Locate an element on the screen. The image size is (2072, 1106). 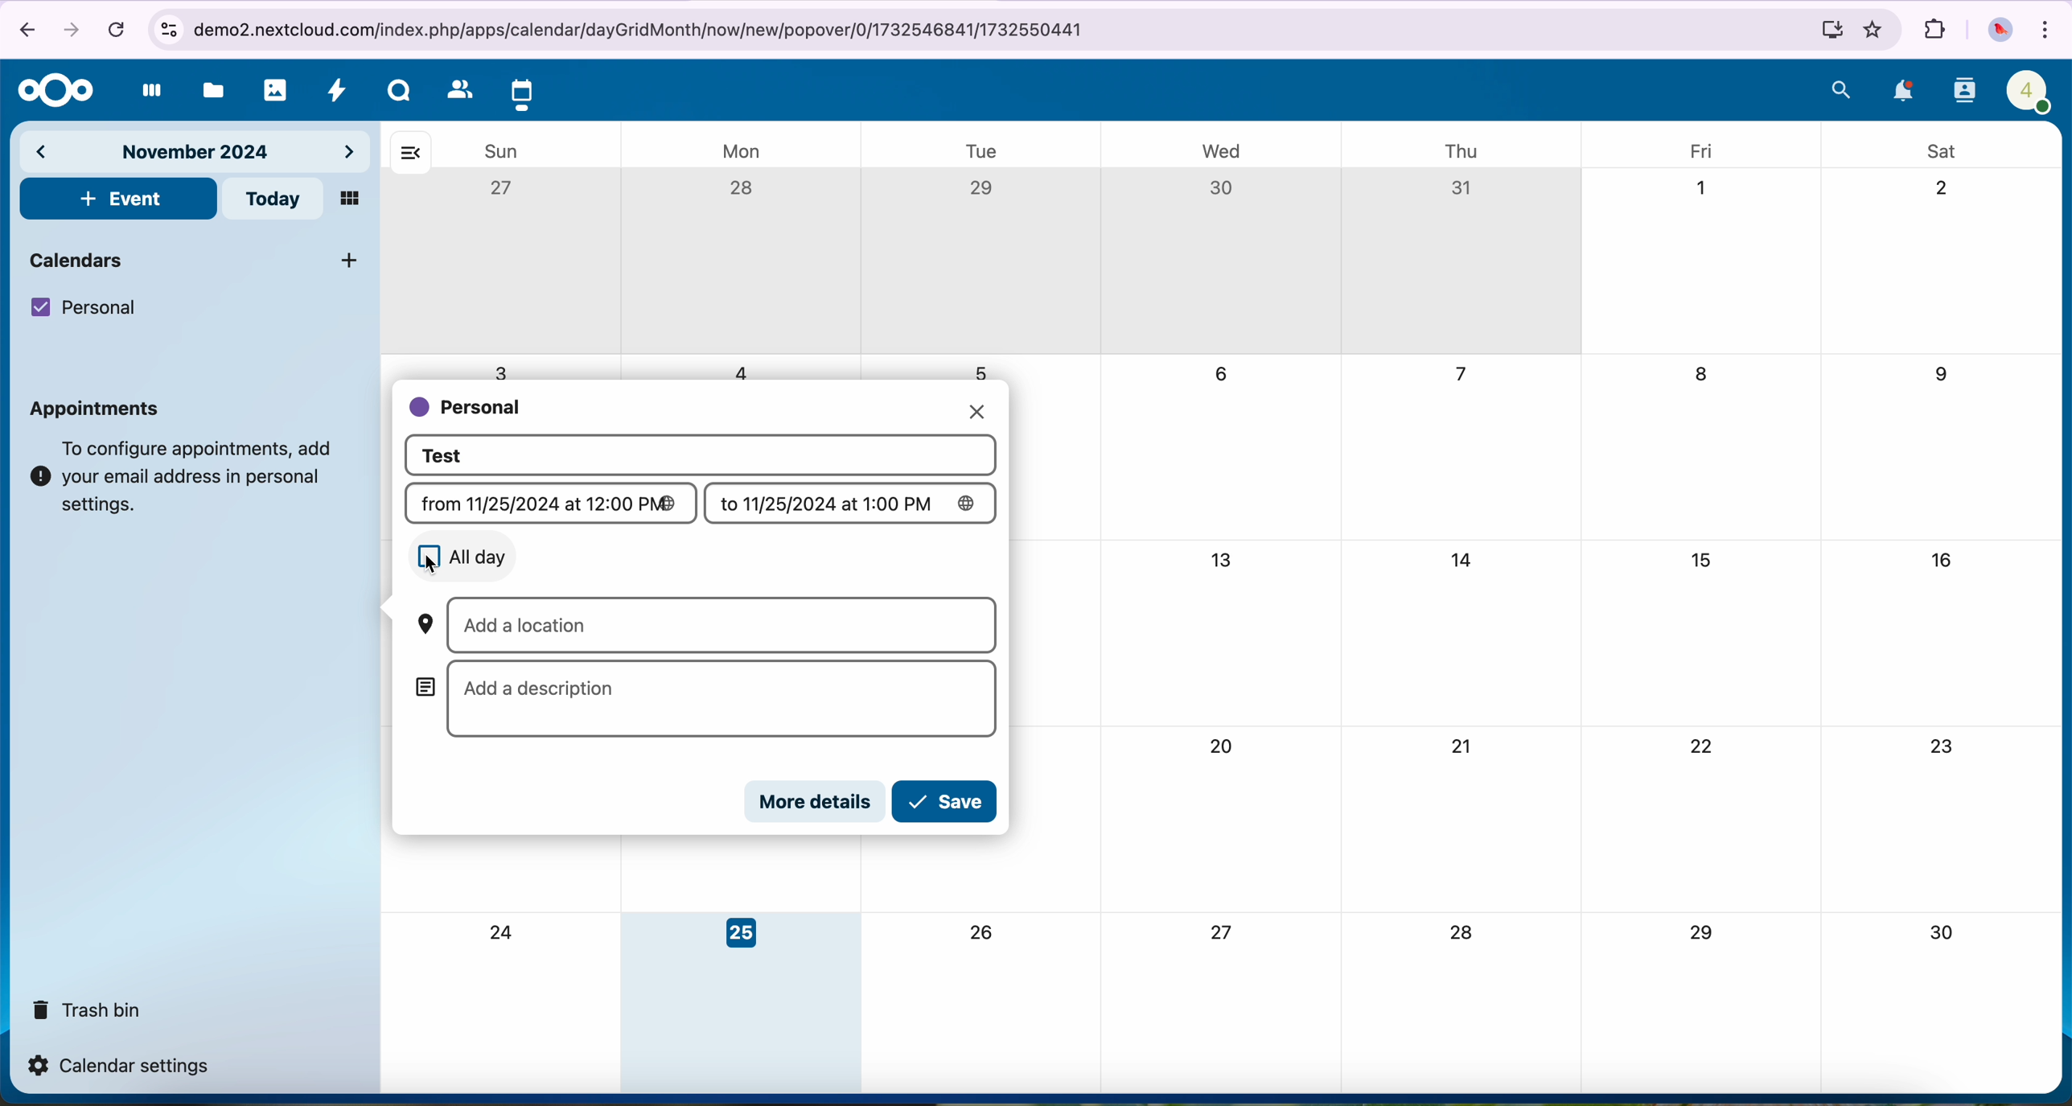
to (date) is located at coordinates (853, 504).